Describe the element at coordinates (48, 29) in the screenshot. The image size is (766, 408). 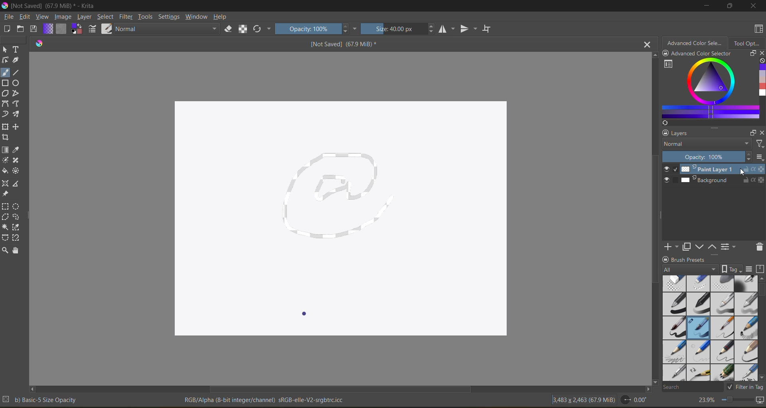
I see `fill gradients` at that location.